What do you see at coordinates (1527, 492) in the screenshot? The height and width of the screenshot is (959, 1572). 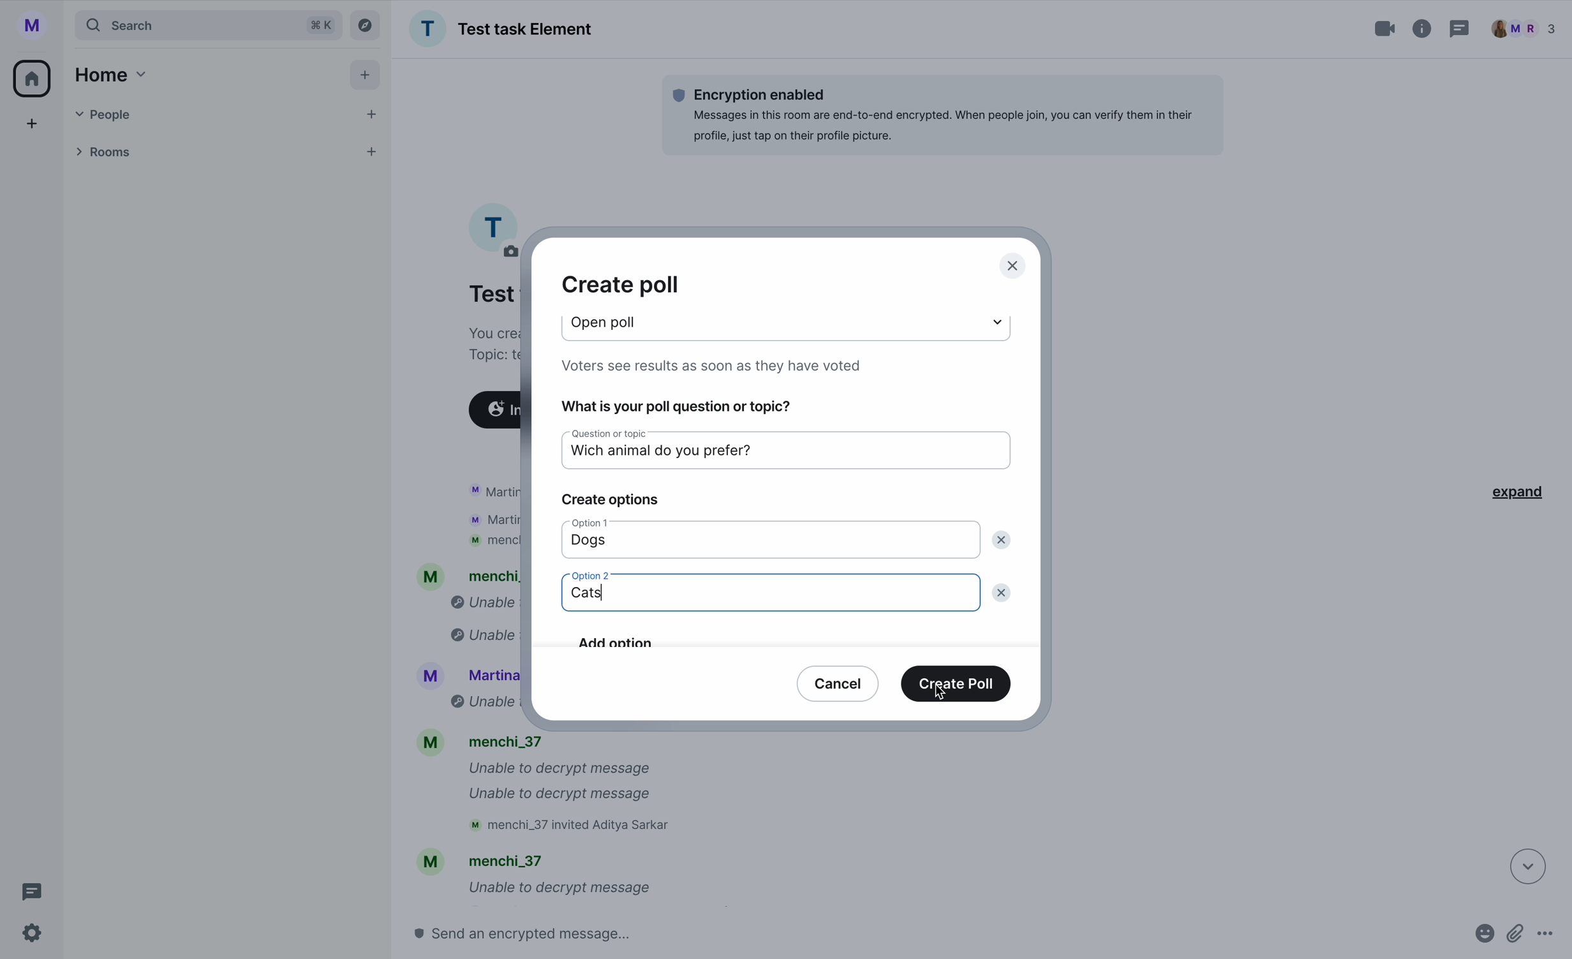 I see `expand` at bounding box center [1527, 492].